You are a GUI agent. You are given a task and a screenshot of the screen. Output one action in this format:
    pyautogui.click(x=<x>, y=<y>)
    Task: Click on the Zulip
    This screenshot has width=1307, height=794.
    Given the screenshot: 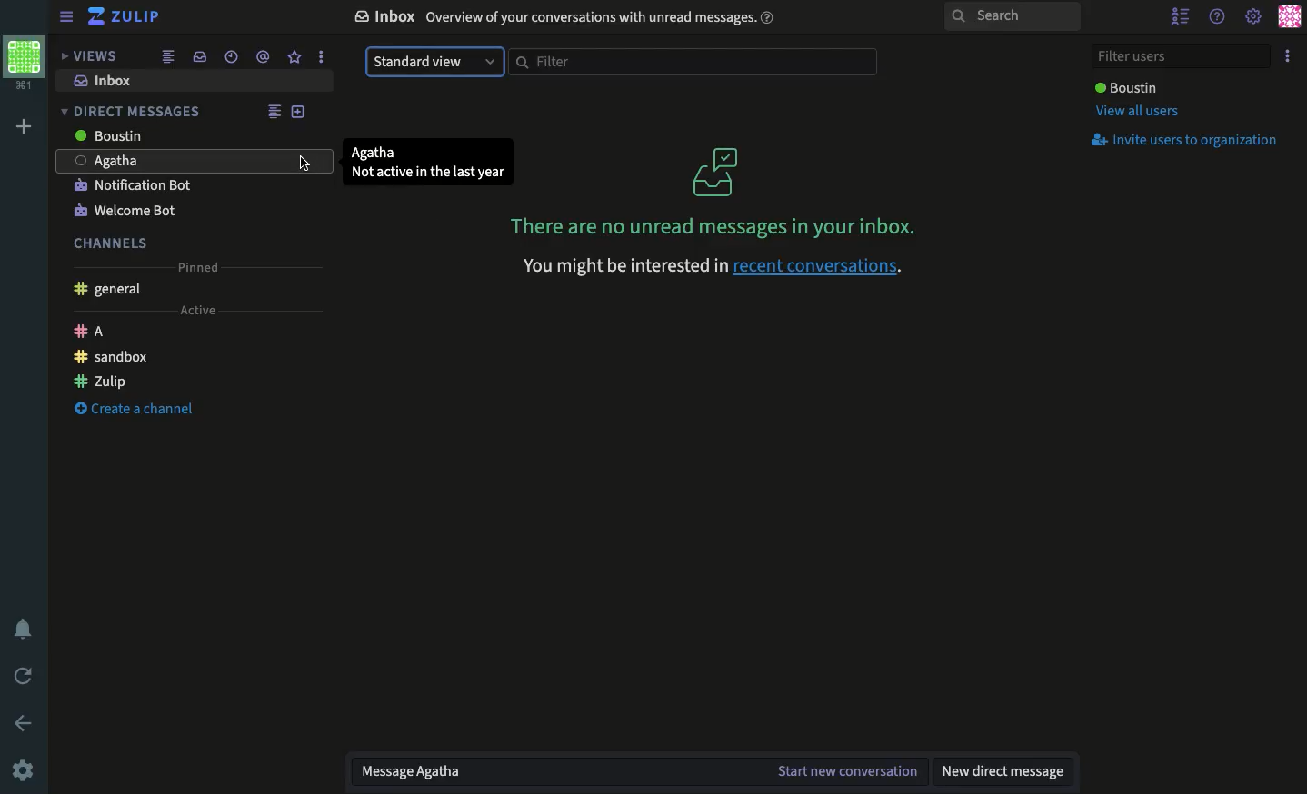 What is the action you would take?
    pyautogui.click(x=101, y=382)
    